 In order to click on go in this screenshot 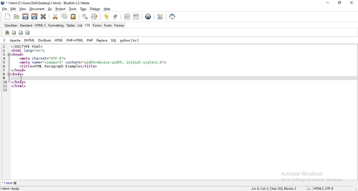, I will do `click(50, 9)`.